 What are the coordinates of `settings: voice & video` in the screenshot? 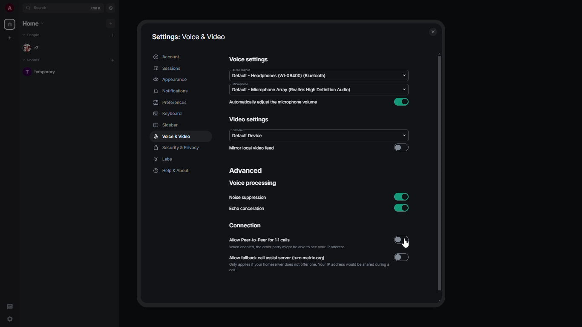 It's located at (190, 37).